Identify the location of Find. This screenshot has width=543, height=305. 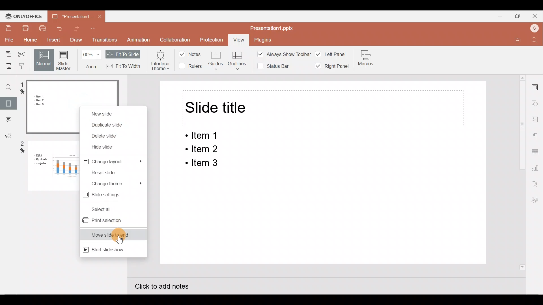
(7, 85).